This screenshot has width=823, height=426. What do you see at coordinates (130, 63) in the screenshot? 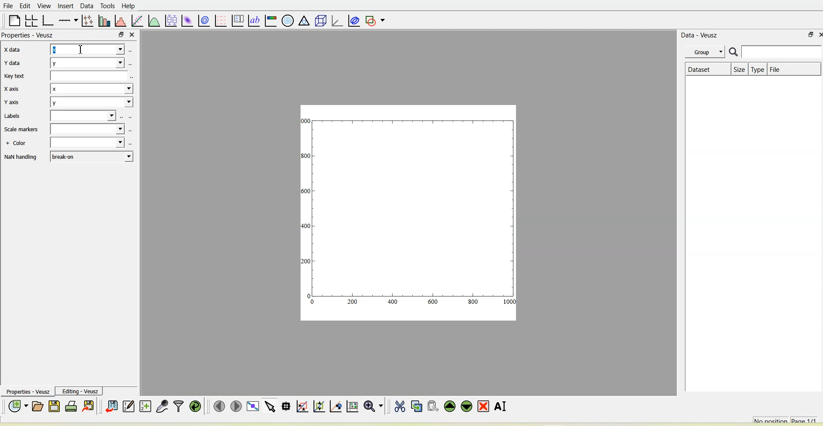
I see `select using dataset browser` at bounding box center [130, 63].